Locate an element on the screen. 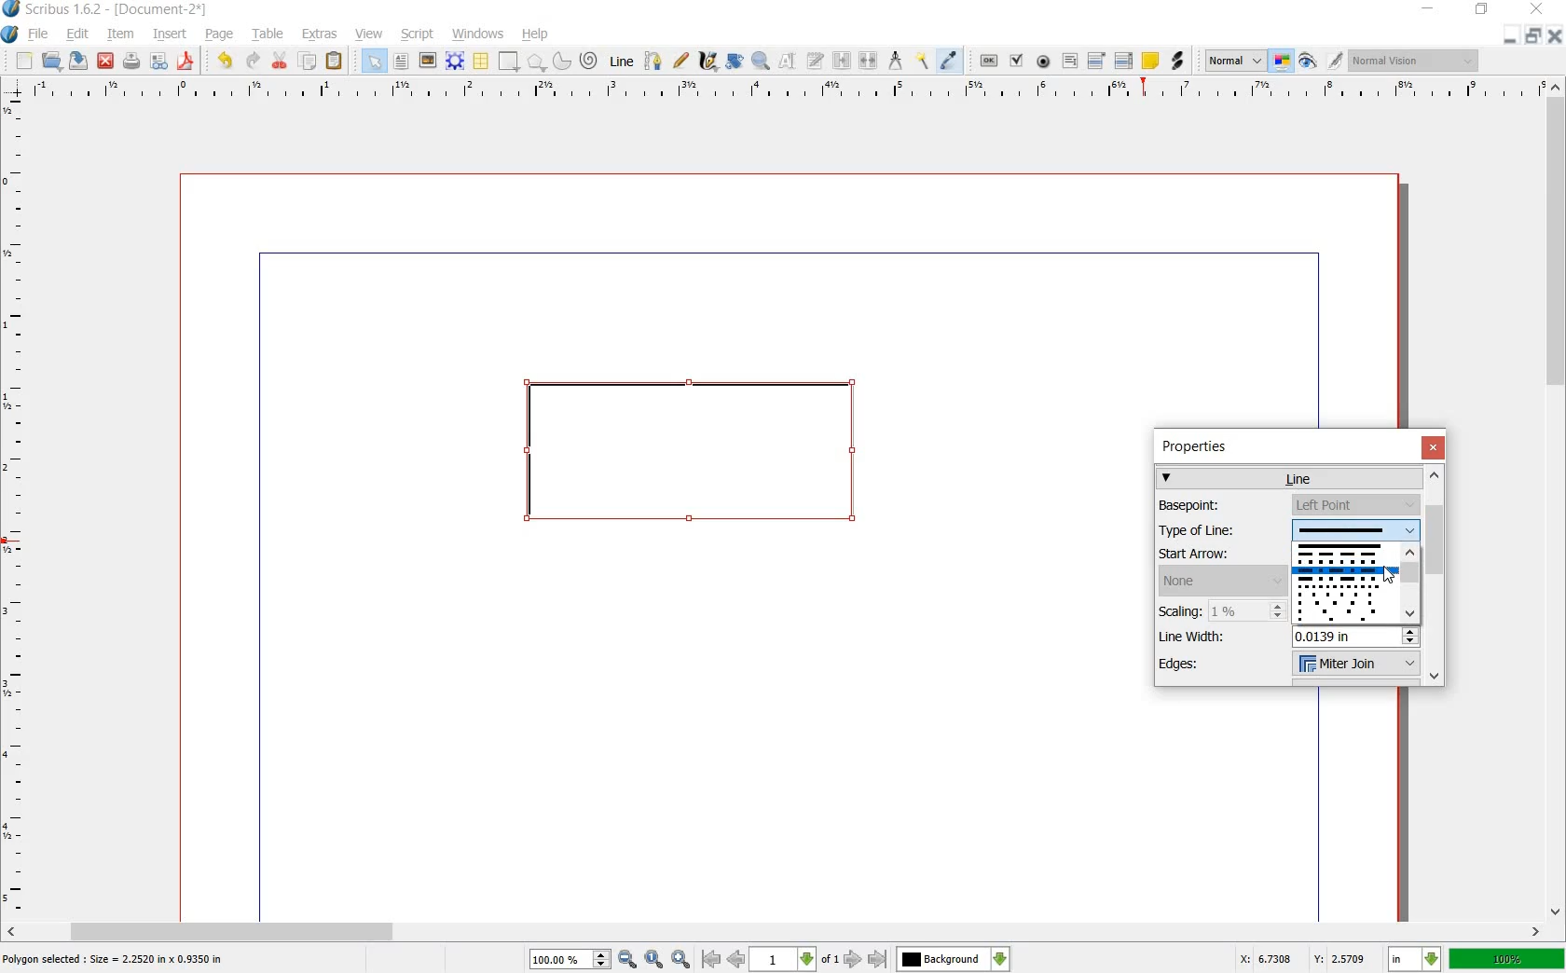 This screenshot has height=973, width=1566. SAVE AS PDF is located at coordinates (188, 62).